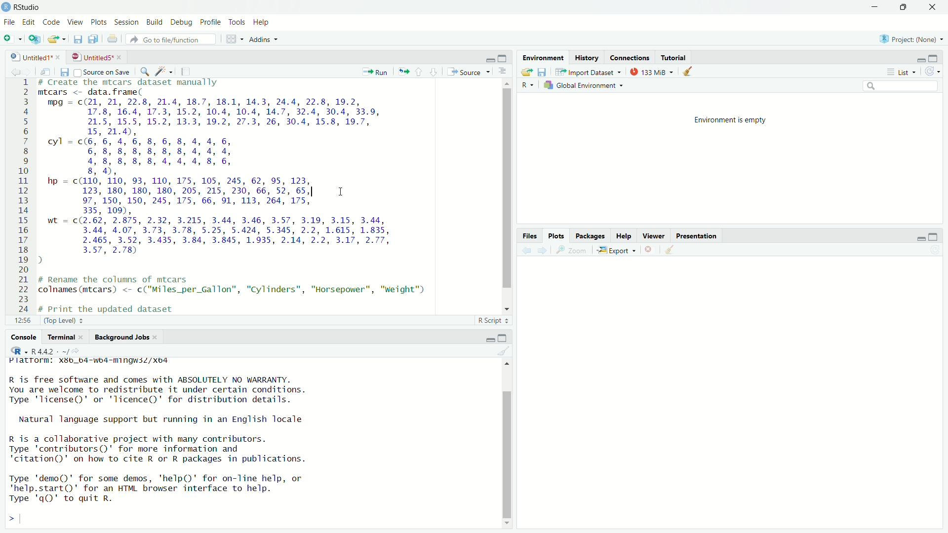 This screenshot has width=948, height=533. I want to click on scroll bar, so click(511, 446).